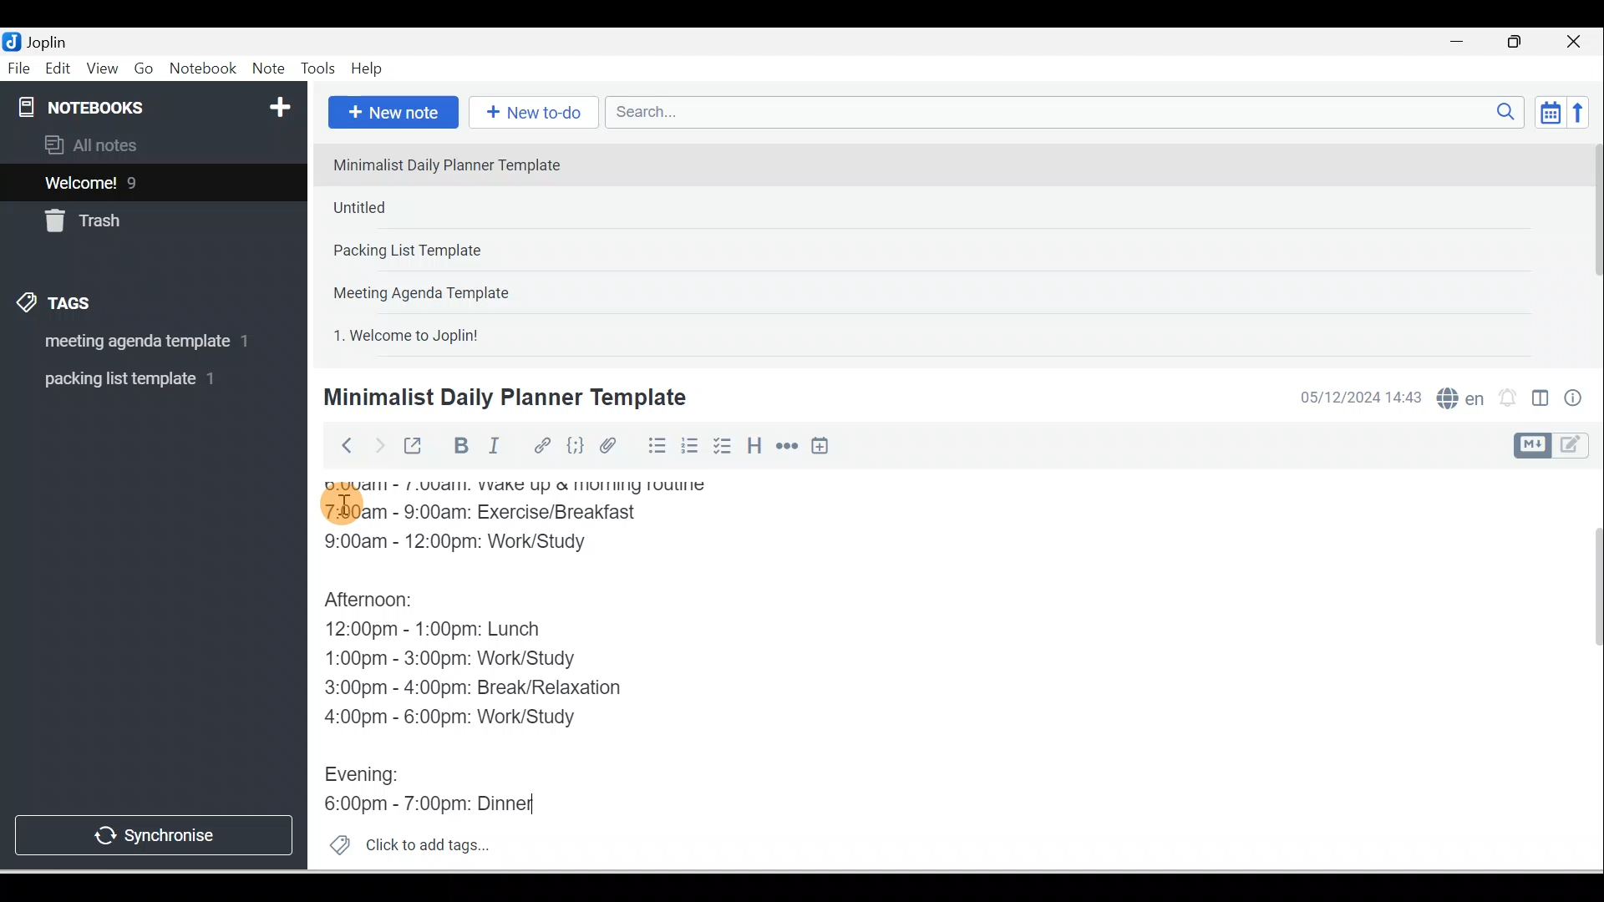 The width and height of the screenshot is (1604, 902). I want to click on Set alarm, so click(1505, 398).